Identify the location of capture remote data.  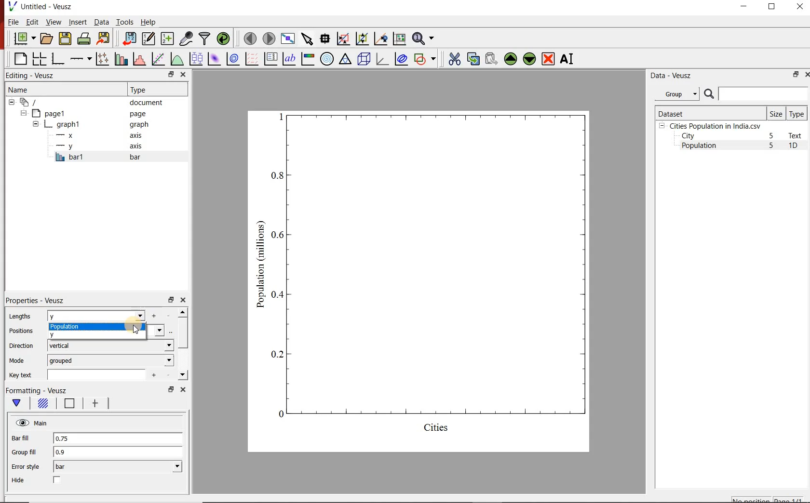
(185, 39).